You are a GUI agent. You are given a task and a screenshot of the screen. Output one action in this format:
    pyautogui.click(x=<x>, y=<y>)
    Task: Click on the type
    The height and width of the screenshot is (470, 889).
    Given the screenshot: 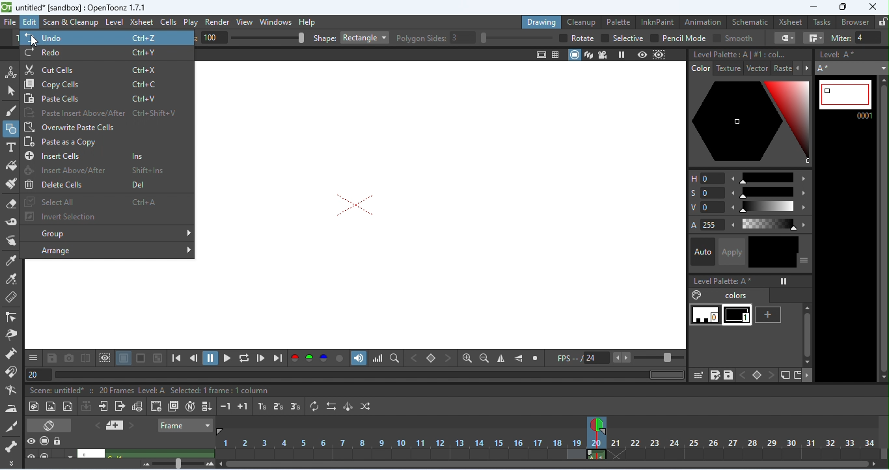 What is the action you would take?
    pyautogui.click(x=11, y=147)
    